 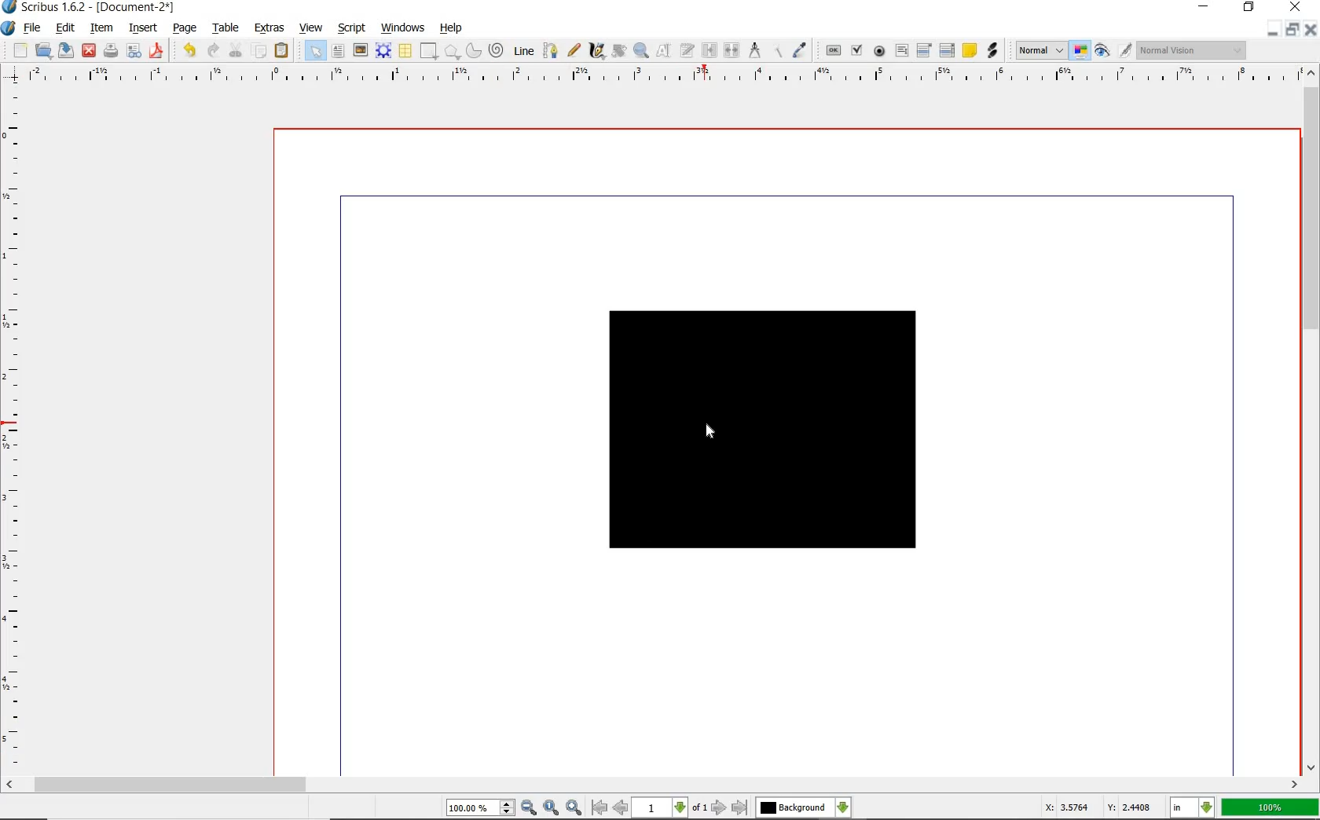 I want to click on text frame, so click(x=340, y=50).